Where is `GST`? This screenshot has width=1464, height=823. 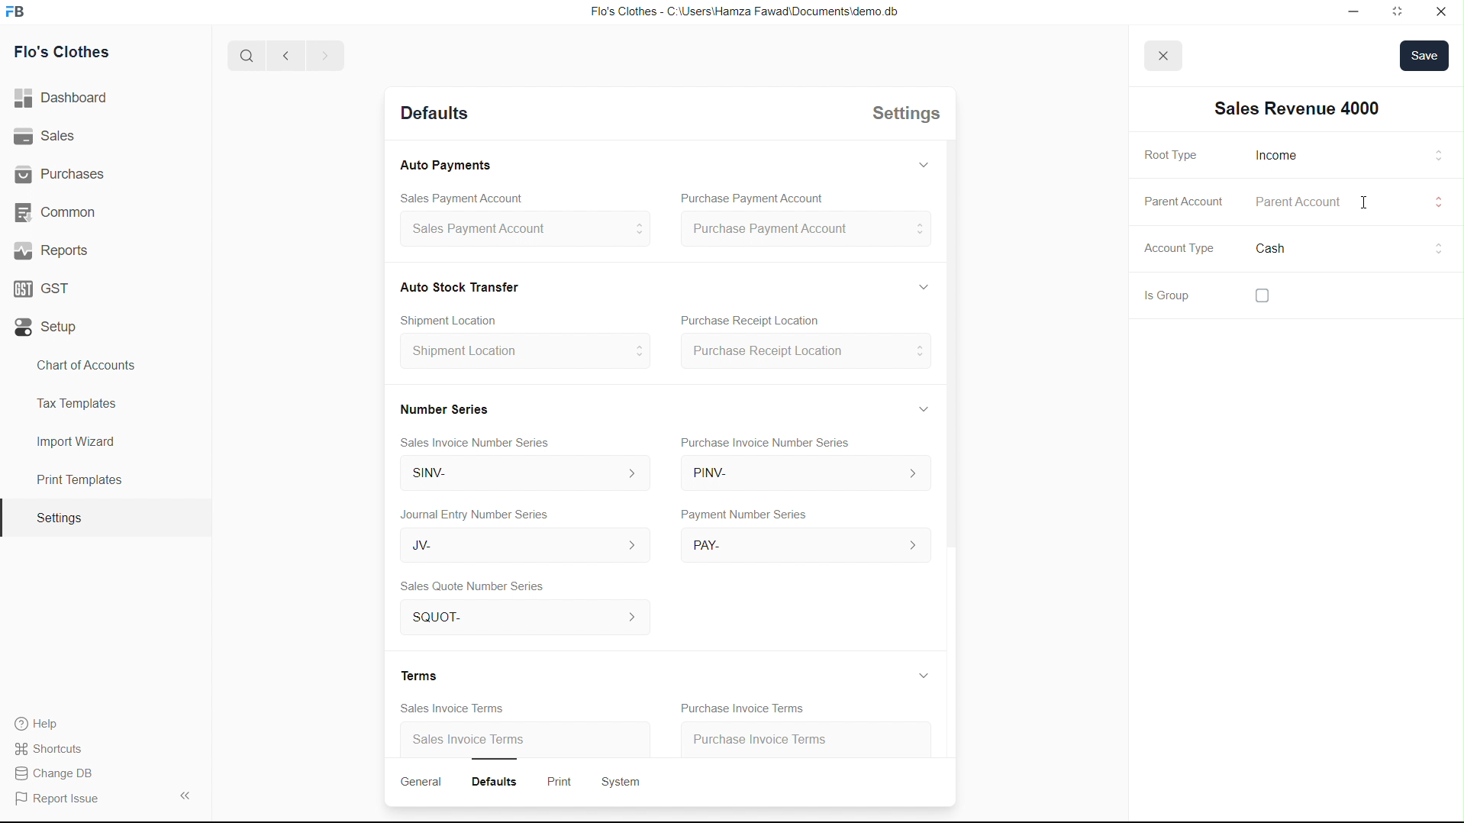
GST is located at coordinates (47, 285).